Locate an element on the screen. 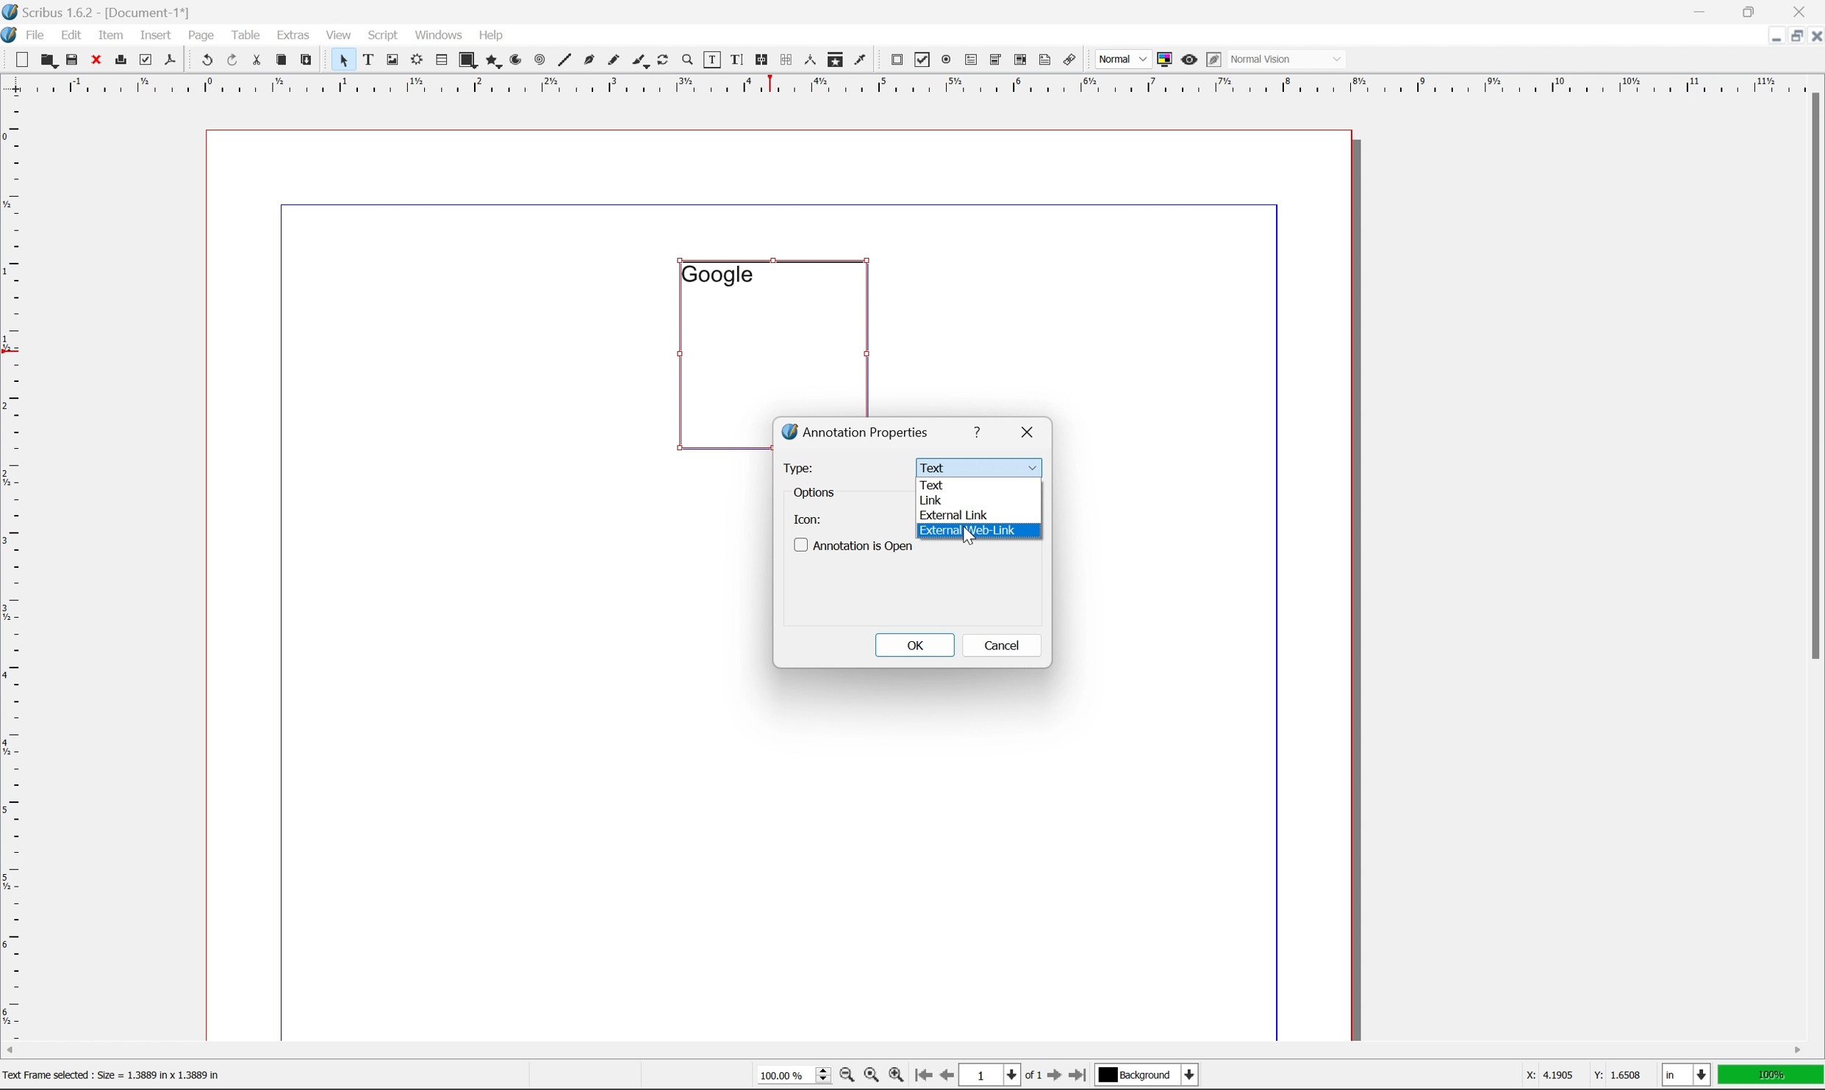 This screenshot has width=1825, height=1090. scroll bar is located at coordinates (903, 1050).